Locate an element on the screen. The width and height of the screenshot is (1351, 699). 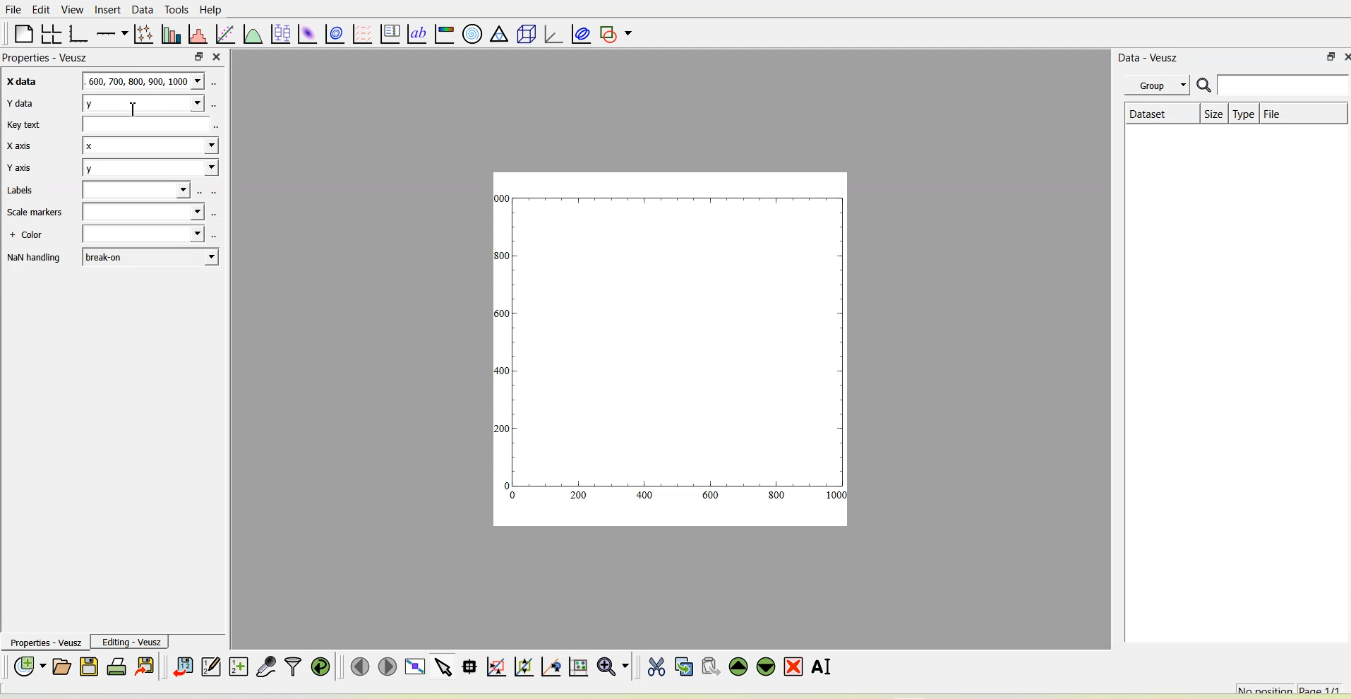
300 is located at coordinates (503, 255).